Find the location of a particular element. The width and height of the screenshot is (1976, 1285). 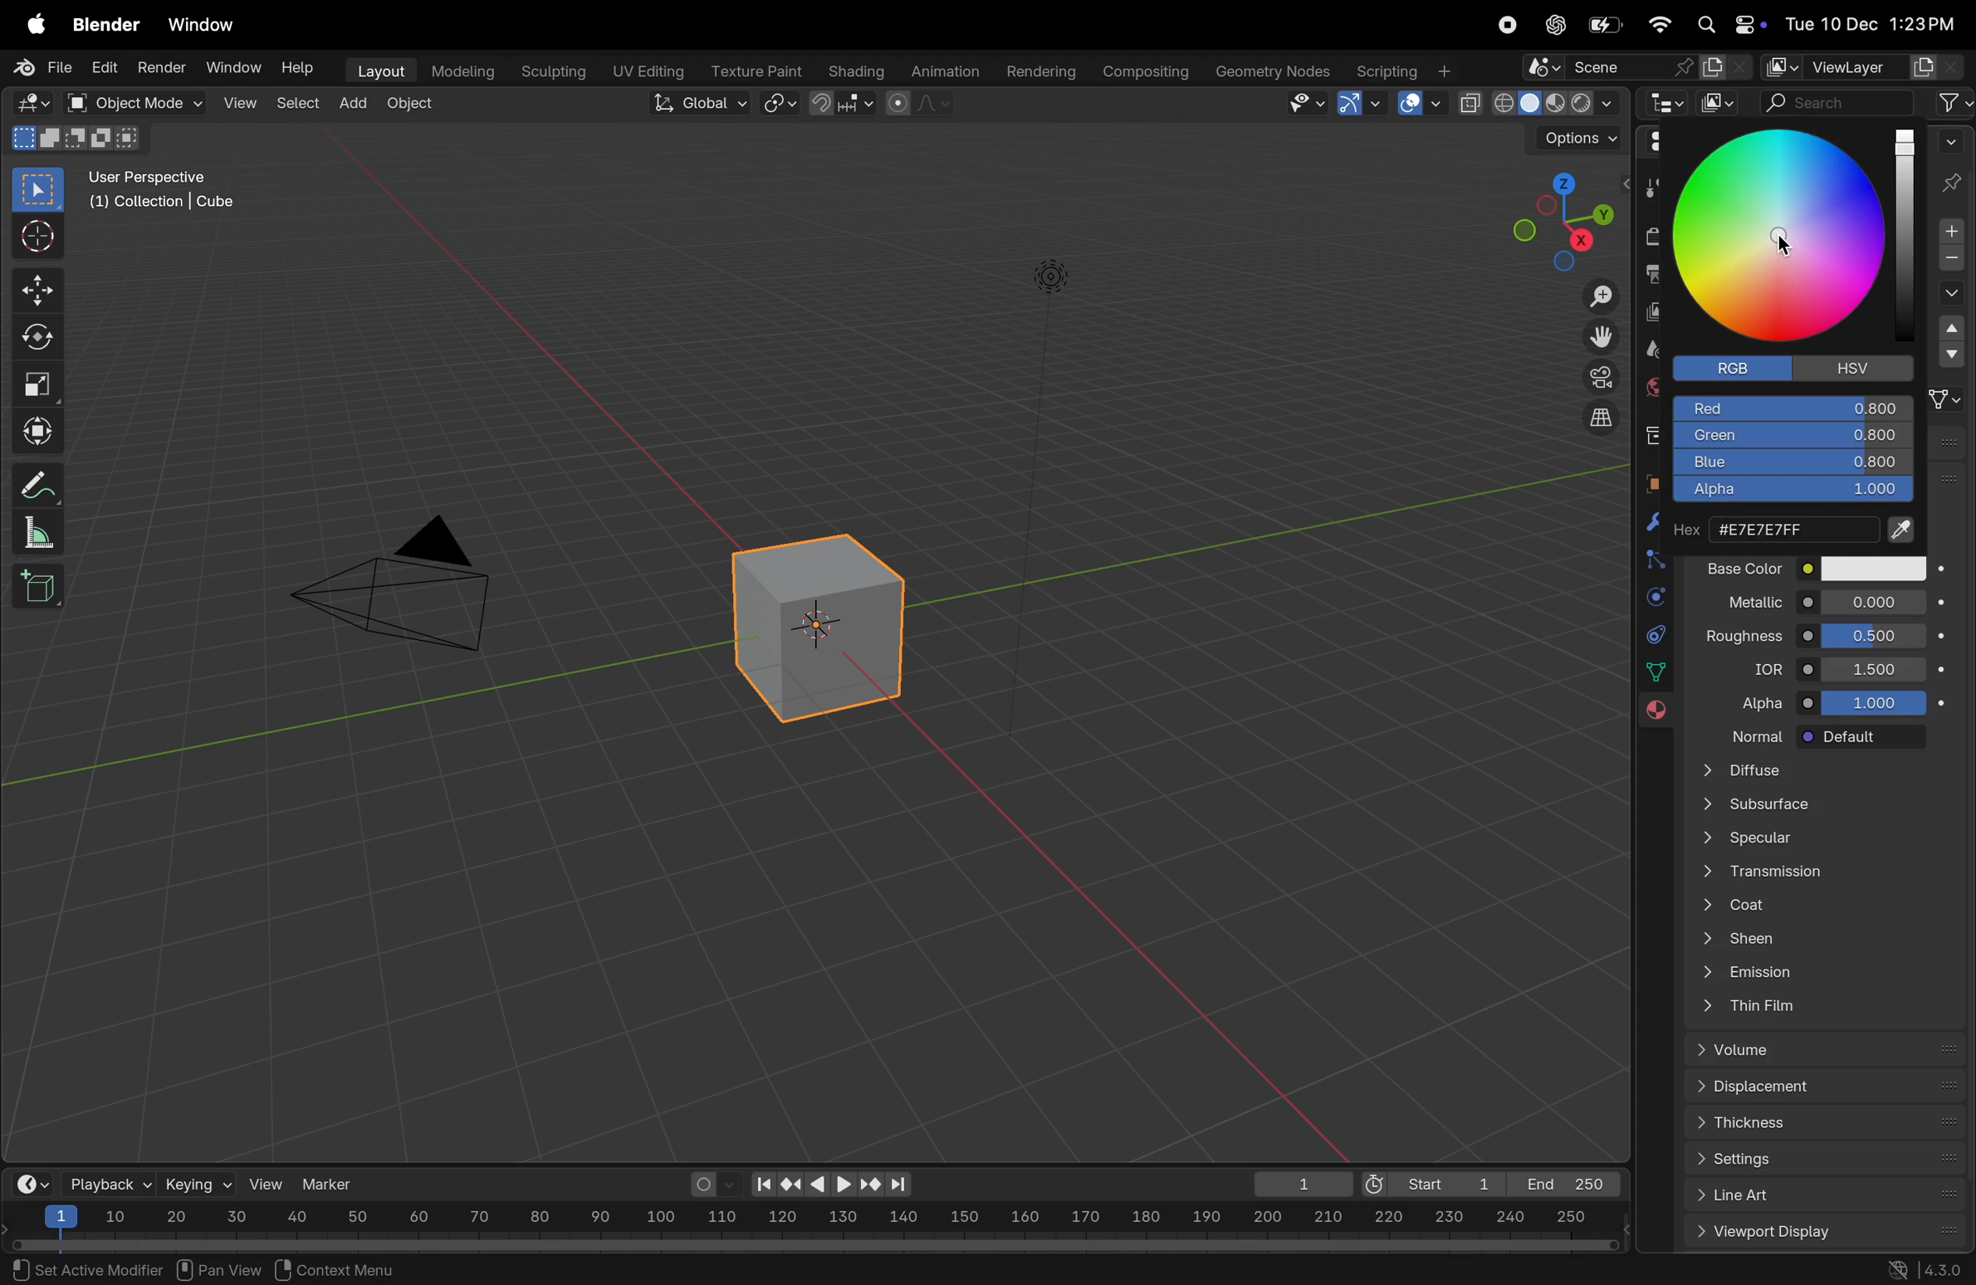

displacement is located at coordinates (1828, 1088).